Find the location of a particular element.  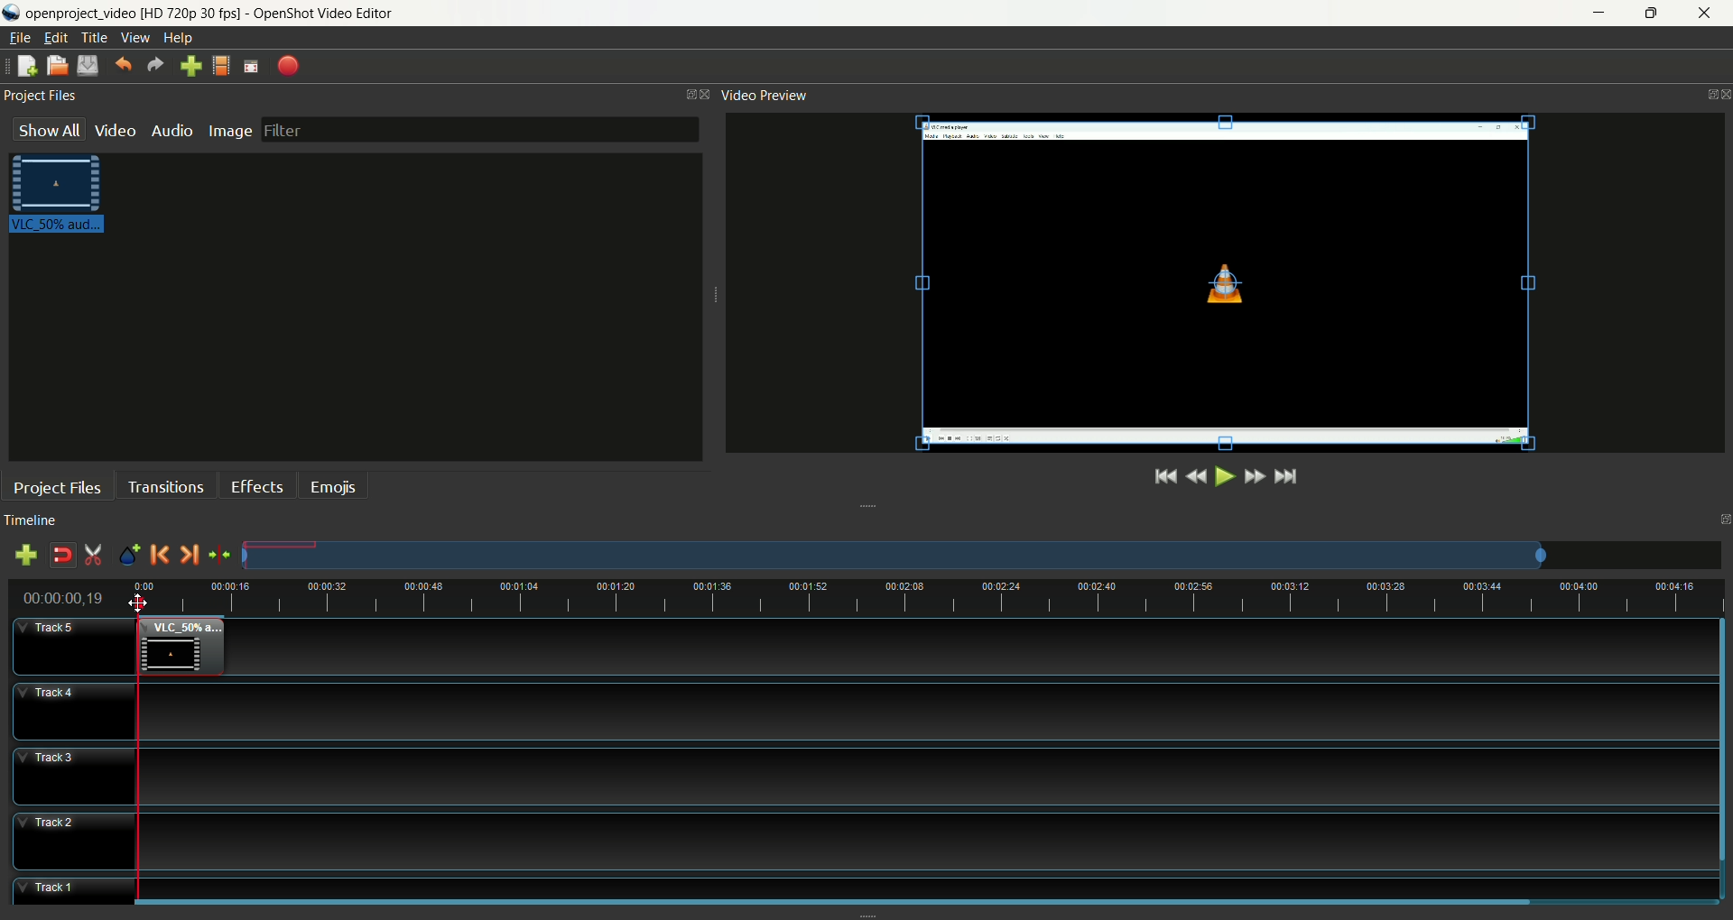

effects is located at coordinates (257, 483).